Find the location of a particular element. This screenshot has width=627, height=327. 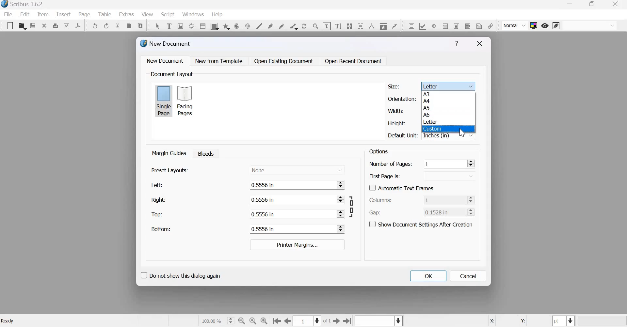

save is located at coordinates (33, 26).